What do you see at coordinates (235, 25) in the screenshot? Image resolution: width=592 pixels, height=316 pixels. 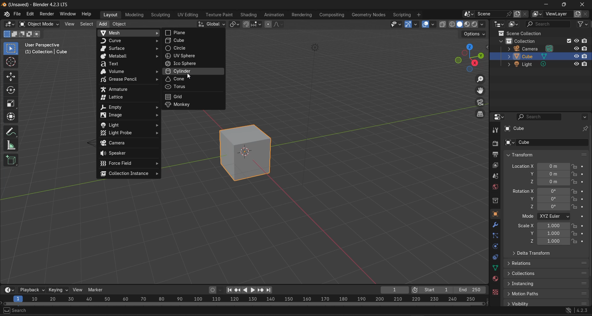 I see `transform pivot point` at bounding box center [235, 25].